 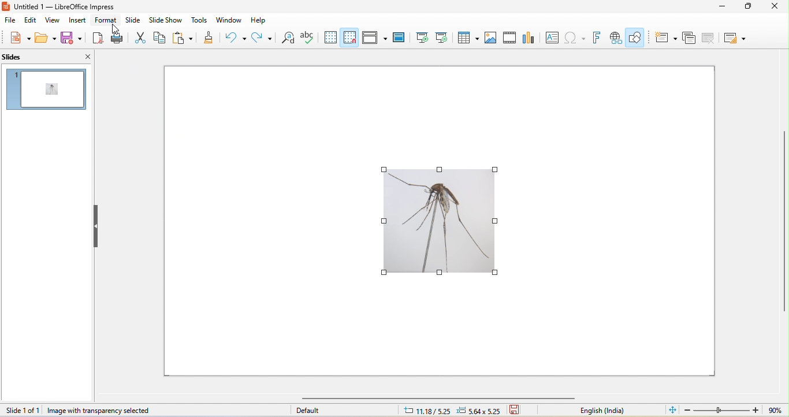 I want to click on close, so click(x=777, y=7).